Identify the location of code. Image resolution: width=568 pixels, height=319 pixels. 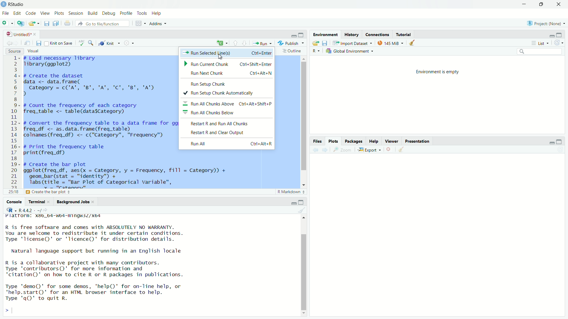
(31, 12).